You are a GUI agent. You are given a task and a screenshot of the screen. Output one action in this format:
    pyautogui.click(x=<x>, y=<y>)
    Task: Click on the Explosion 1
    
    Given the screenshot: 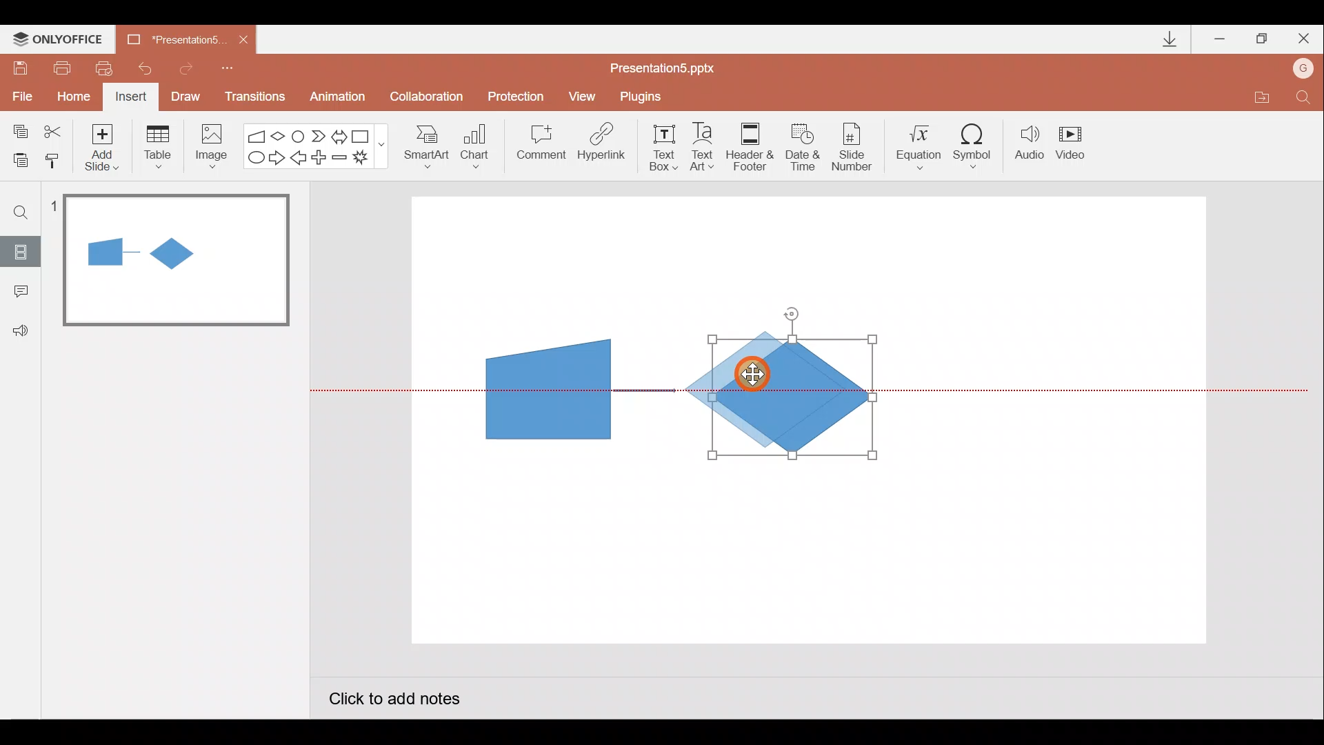 What is the action you would take?
    pyautogui.click(x=369, y=159)
    